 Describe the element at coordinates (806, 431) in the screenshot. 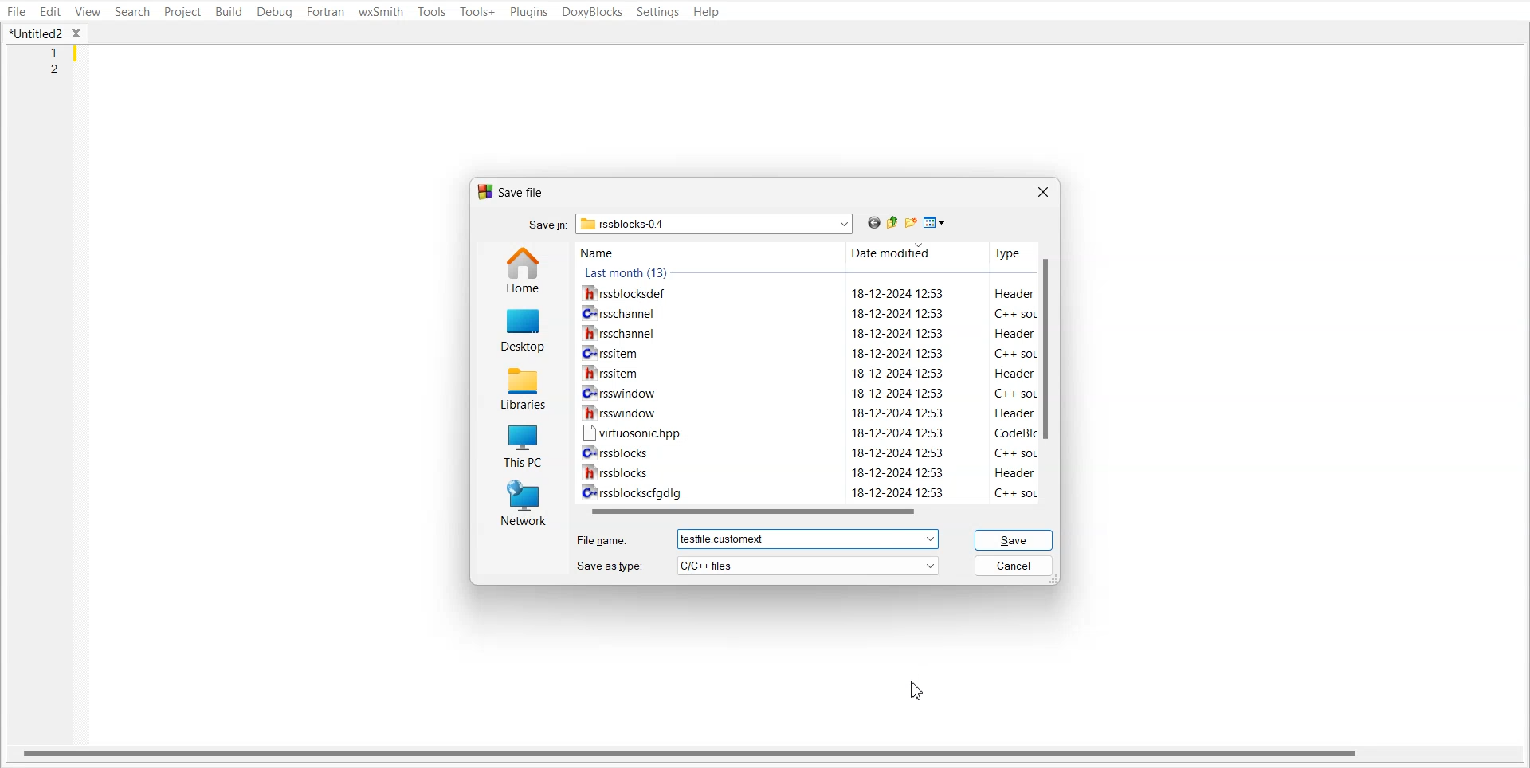

I see `[™ virtuosonichpp 18-12-2024 12:53 CodeBlIc` at that location.